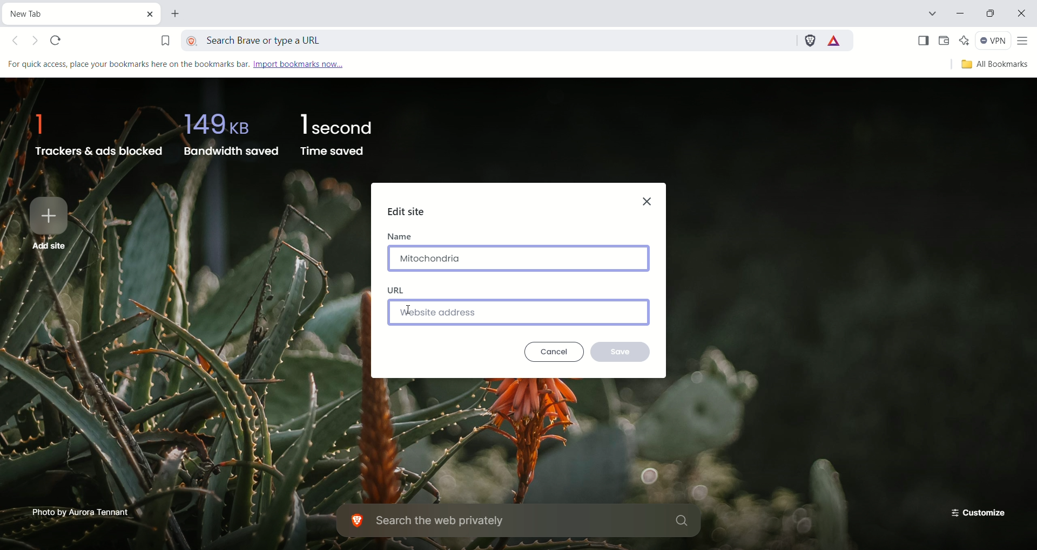  Describe the element at coordinates (555, 353) in the screenshot. I see `cancel` at that location.